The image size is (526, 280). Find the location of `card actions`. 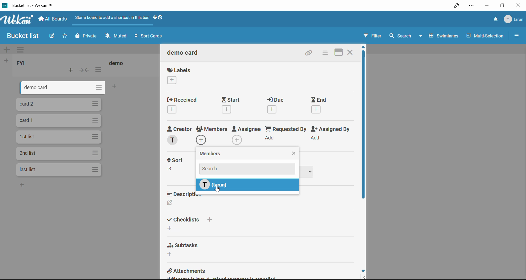

card actions is located at coordinates (95, 169).